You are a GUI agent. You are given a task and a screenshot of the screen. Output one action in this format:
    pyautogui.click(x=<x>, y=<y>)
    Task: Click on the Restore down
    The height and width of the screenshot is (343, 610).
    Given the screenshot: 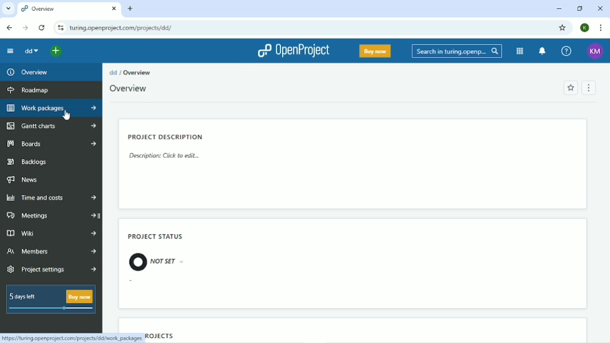 What is the action you would take?
    pyautogui.click(x=582, y=9)
    